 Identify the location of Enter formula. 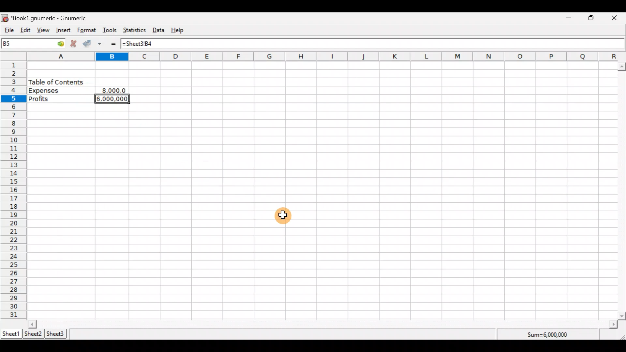
(115, 44).